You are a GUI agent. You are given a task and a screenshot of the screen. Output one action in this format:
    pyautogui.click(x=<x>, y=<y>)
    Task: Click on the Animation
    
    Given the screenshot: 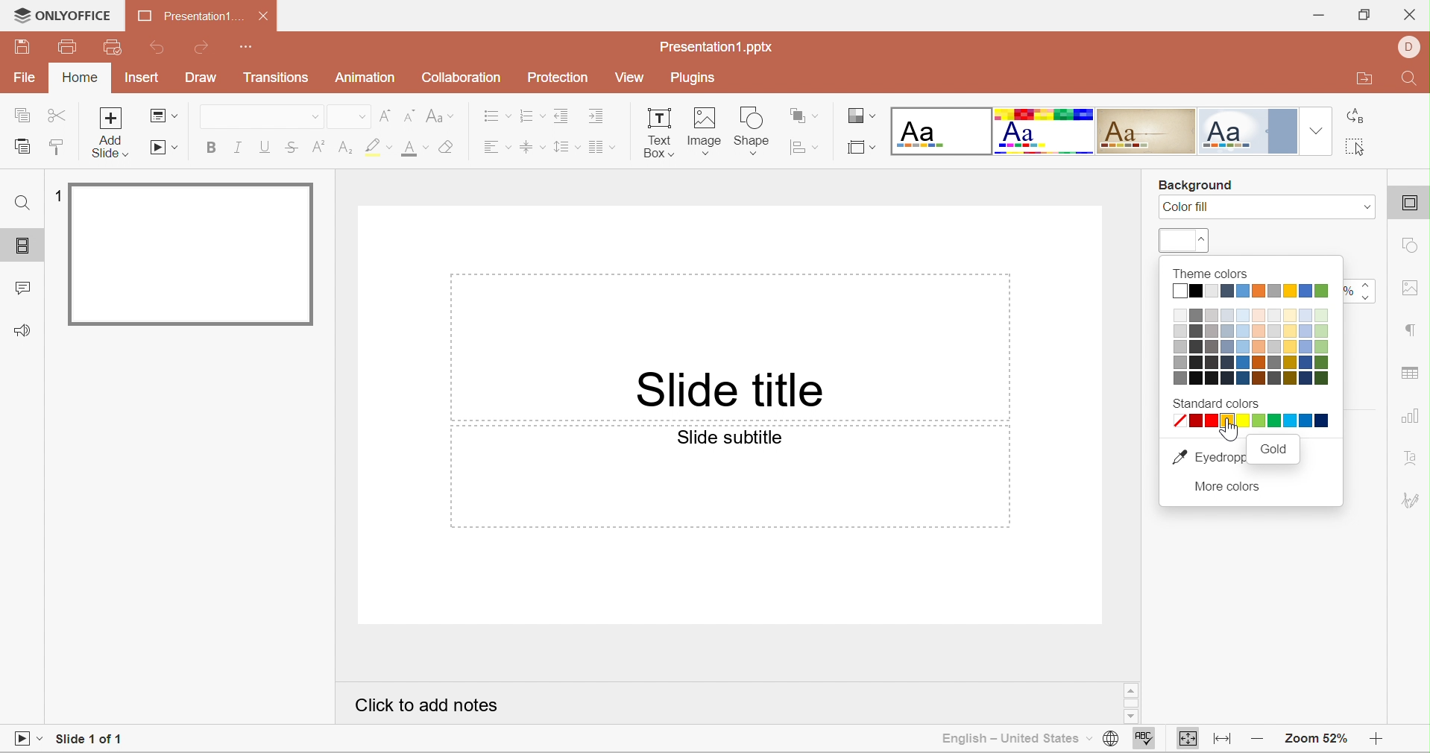 What is the action you would take?
    pyautogui.click(x=369, y=80)
    